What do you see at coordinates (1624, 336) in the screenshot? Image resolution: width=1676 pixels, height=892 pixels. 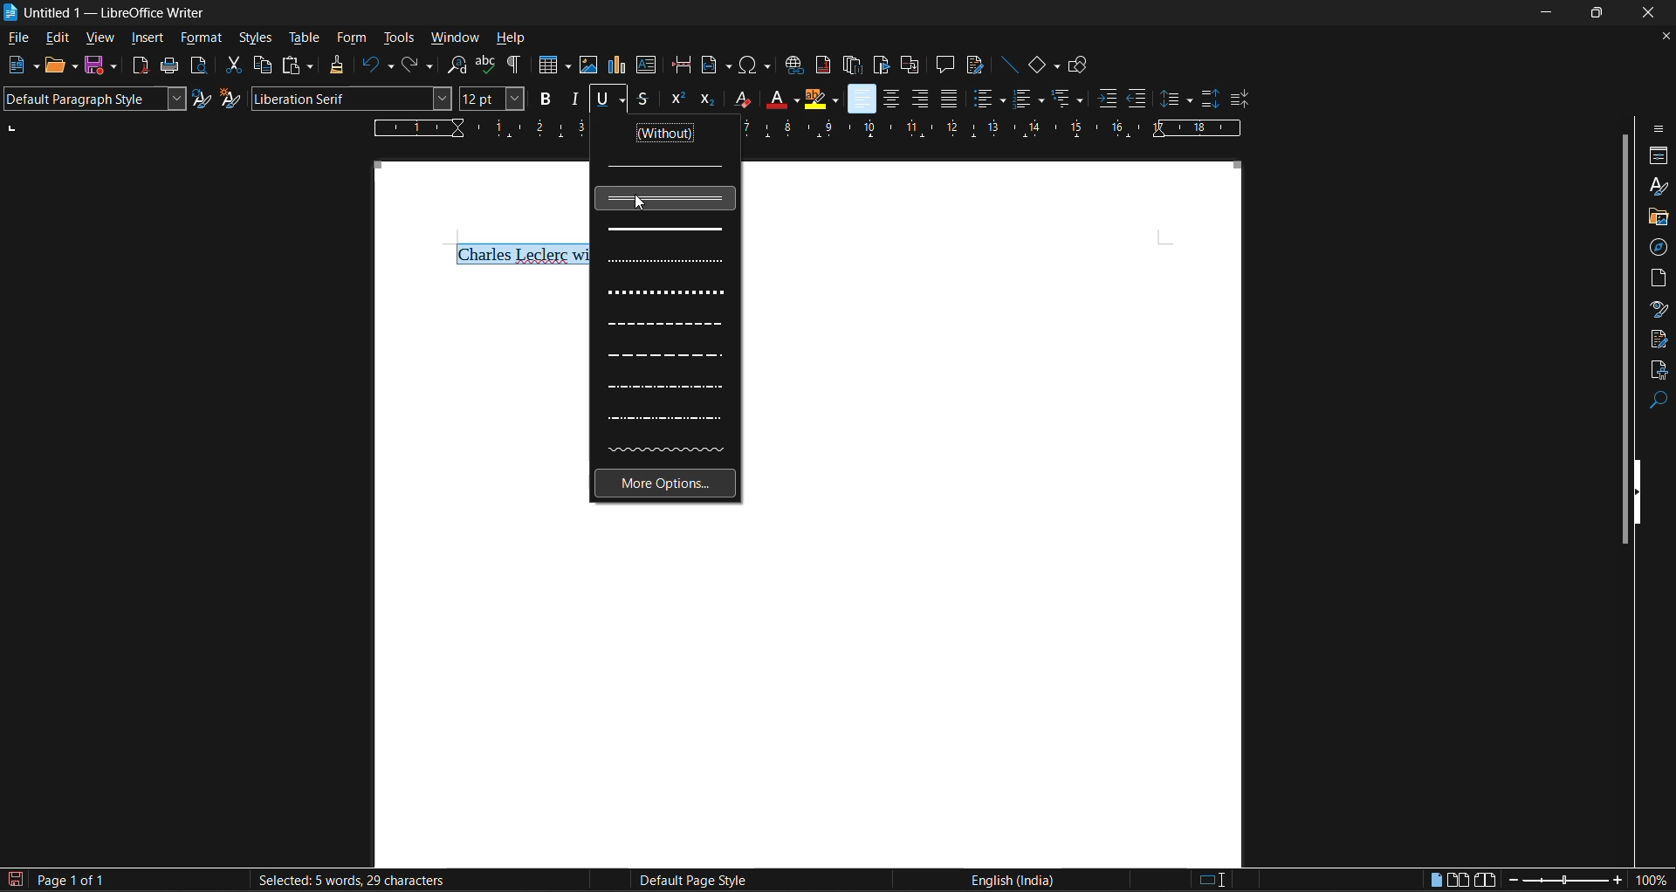 I see `vertical slide bar` at bounding box center [1624, 336].